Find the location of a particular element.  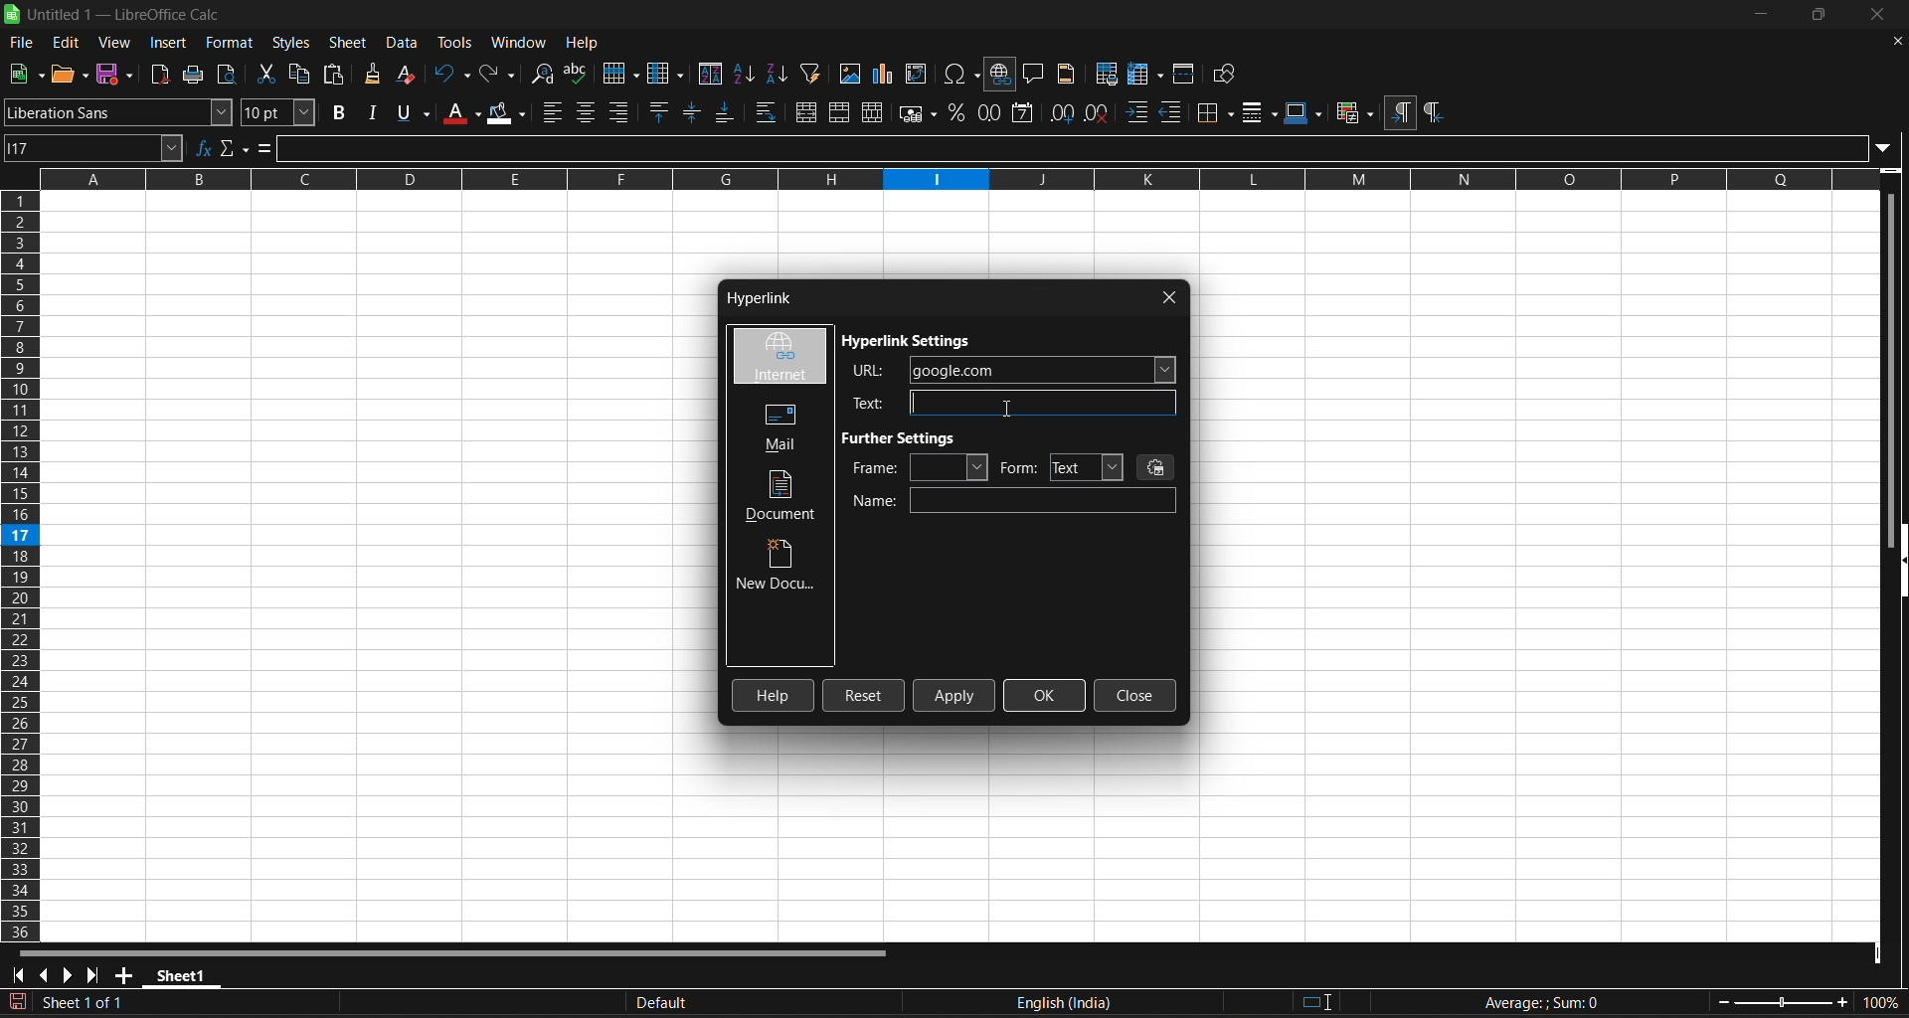

unmerge cells is located at coordinates (874, 112).